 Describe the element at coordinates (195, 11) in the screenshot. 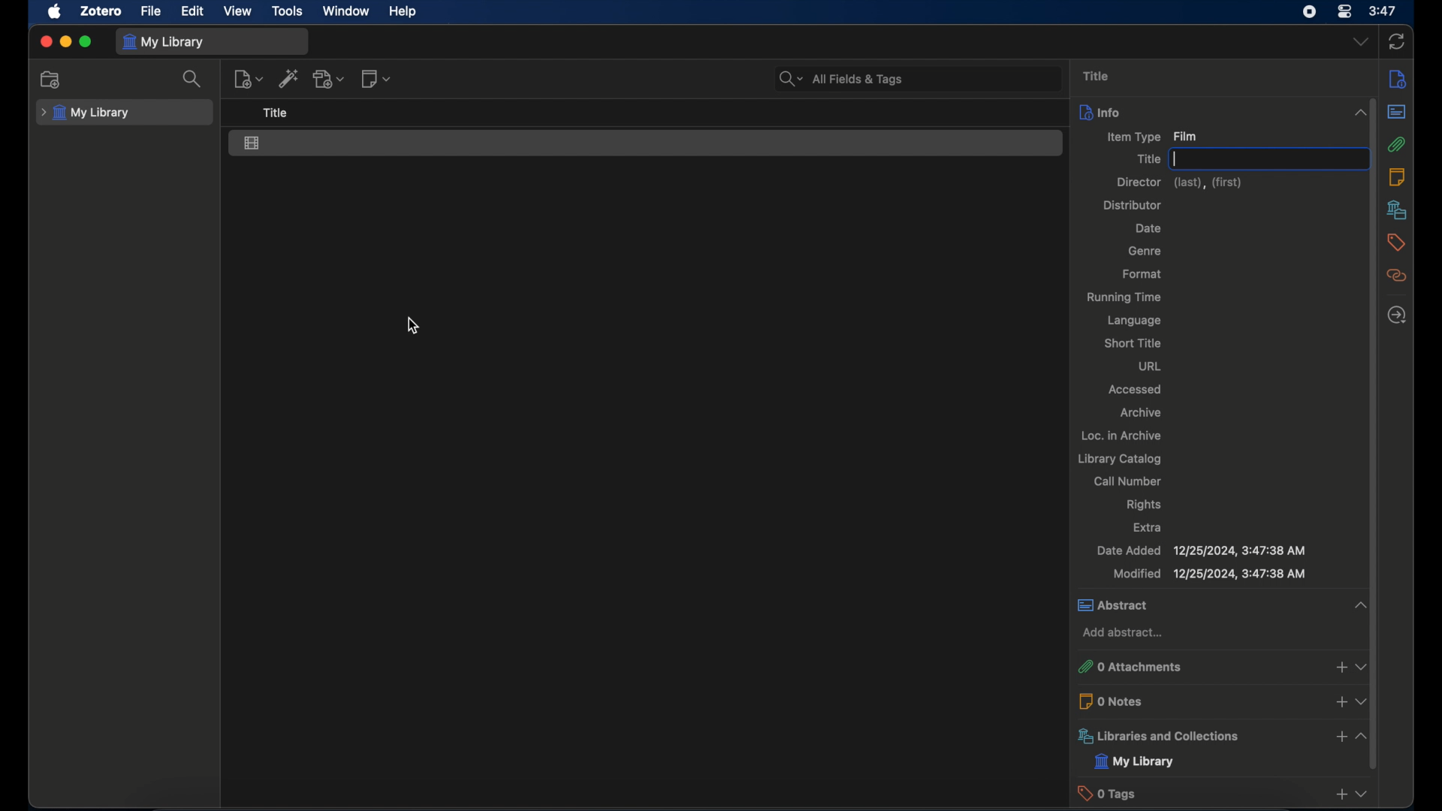

I see `edit` at that location.